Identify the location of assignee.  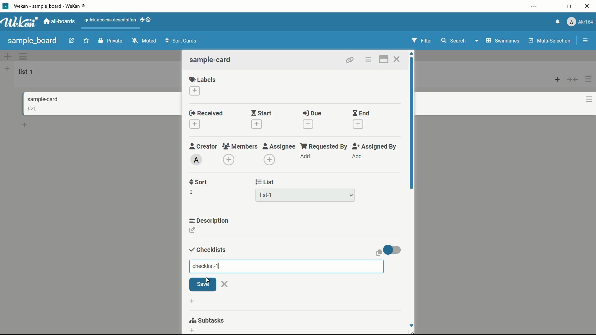
(279, 147).